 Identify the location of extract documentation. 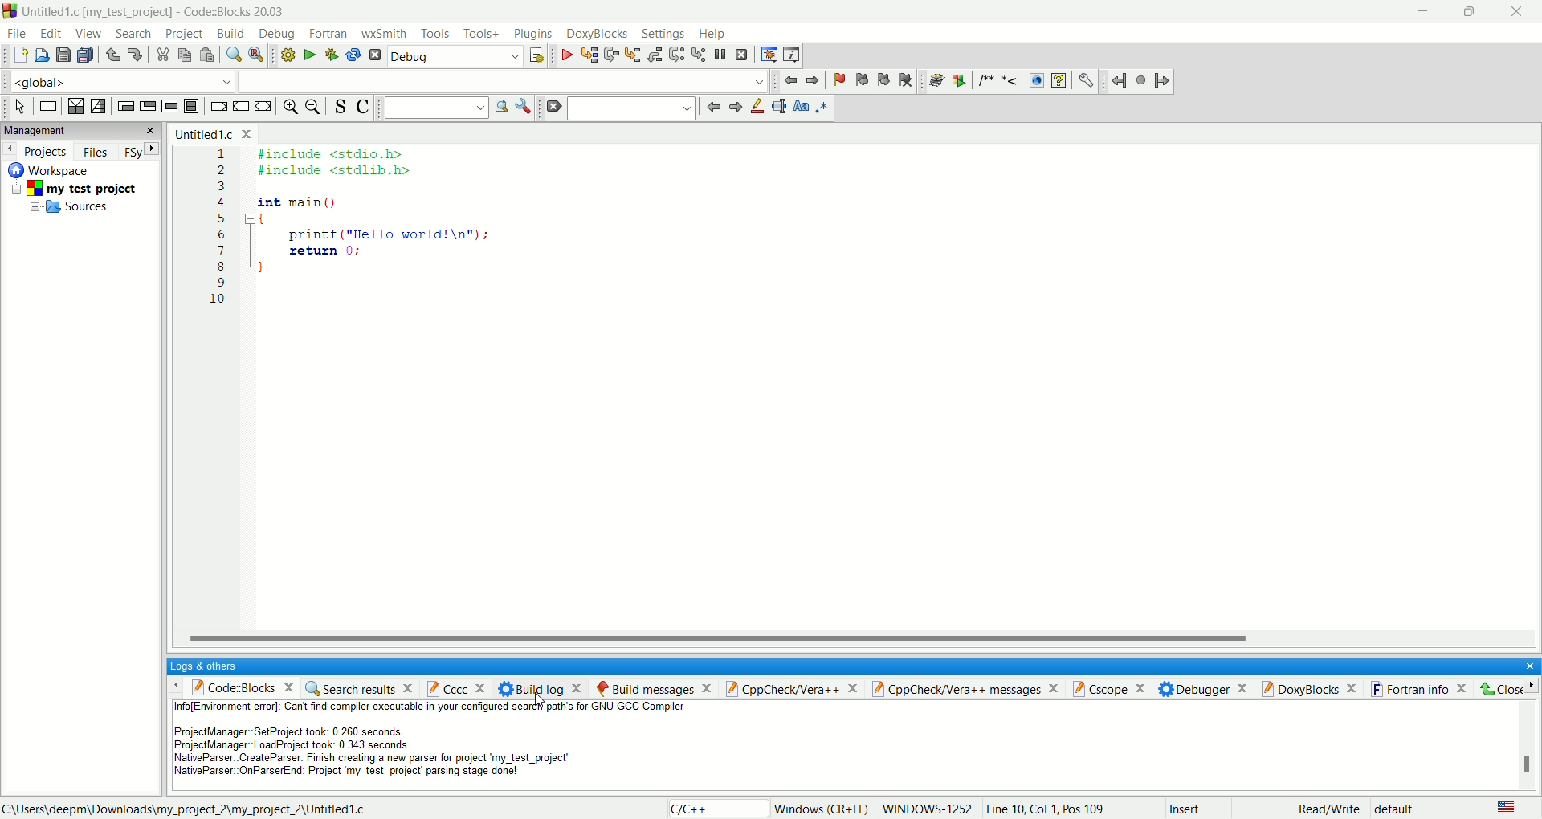
(960, 82).